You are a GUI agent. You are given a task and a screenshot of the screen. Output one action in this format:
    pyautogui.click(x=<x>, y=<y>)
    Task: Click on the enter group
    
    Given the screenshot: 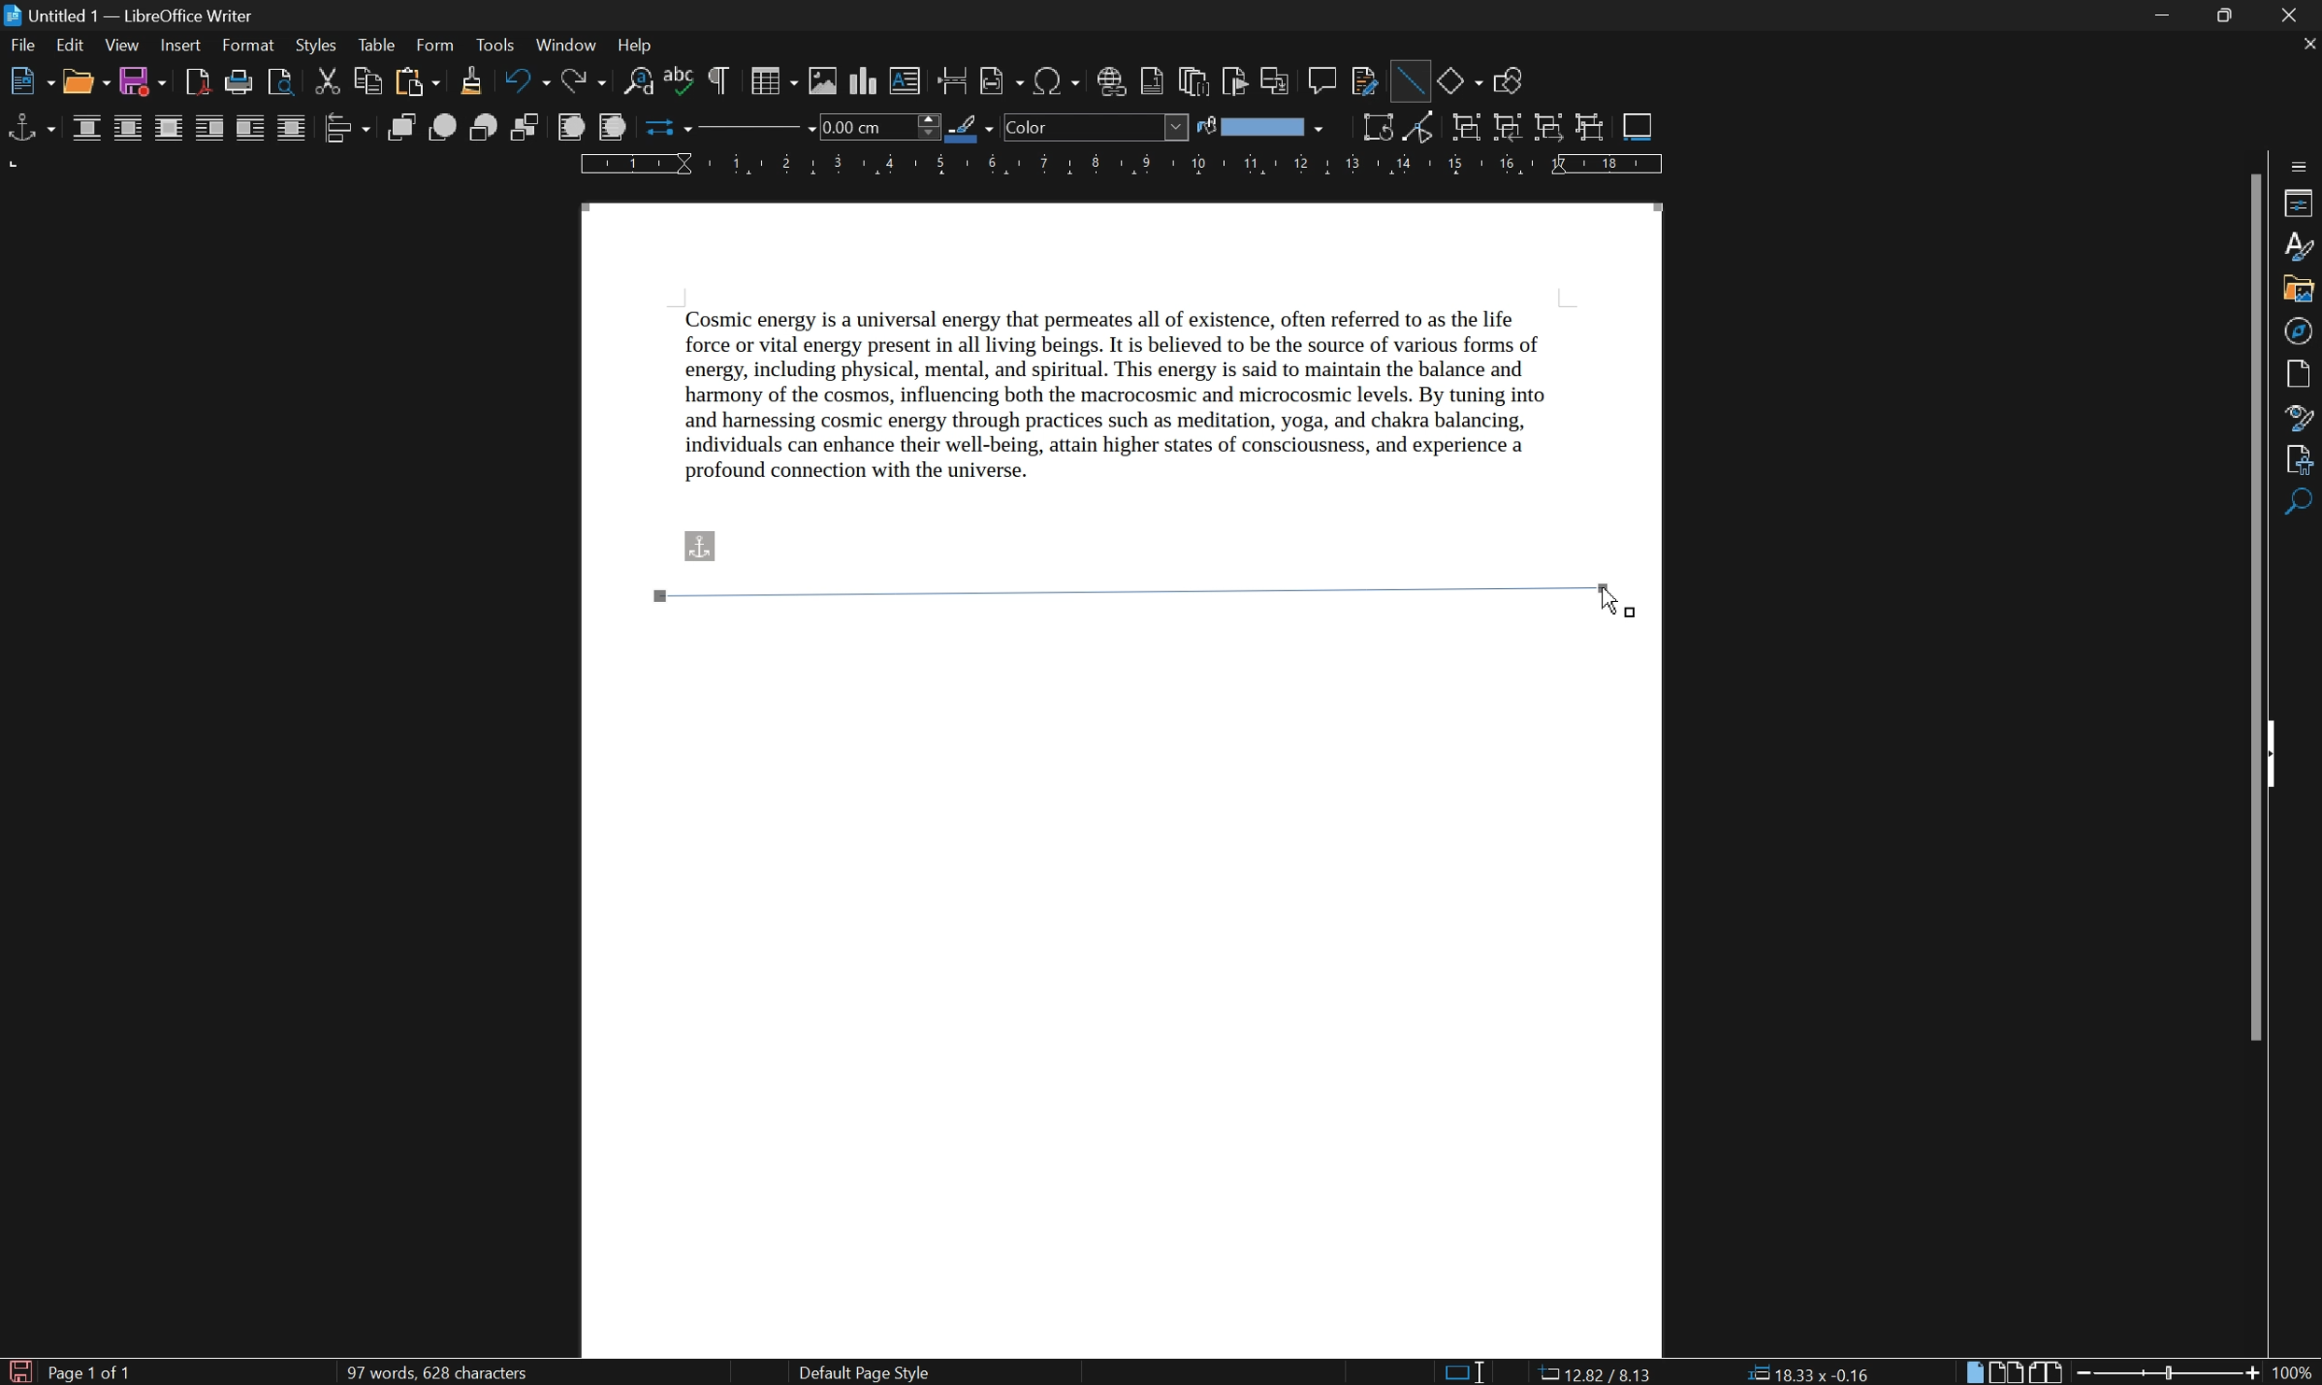 What is the action you would take?
    pyautogui.click(x=1508, y=128)
    